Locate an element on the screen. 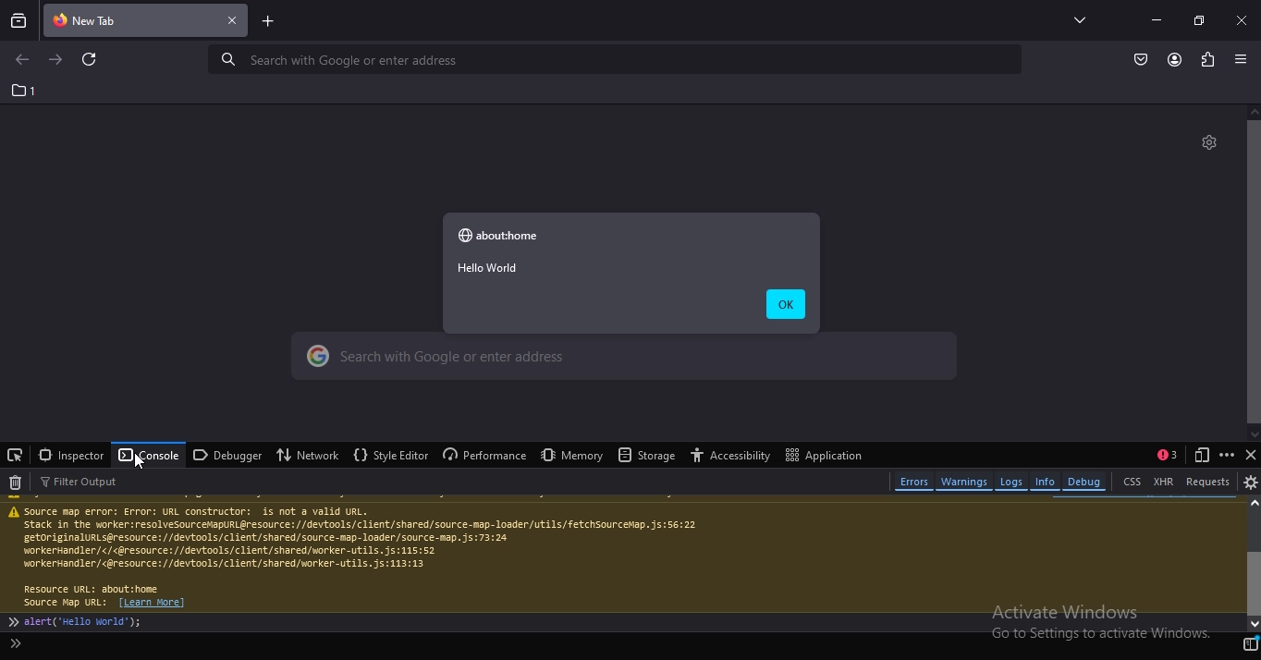  scroll bar is located at coordinates (1253, 275).